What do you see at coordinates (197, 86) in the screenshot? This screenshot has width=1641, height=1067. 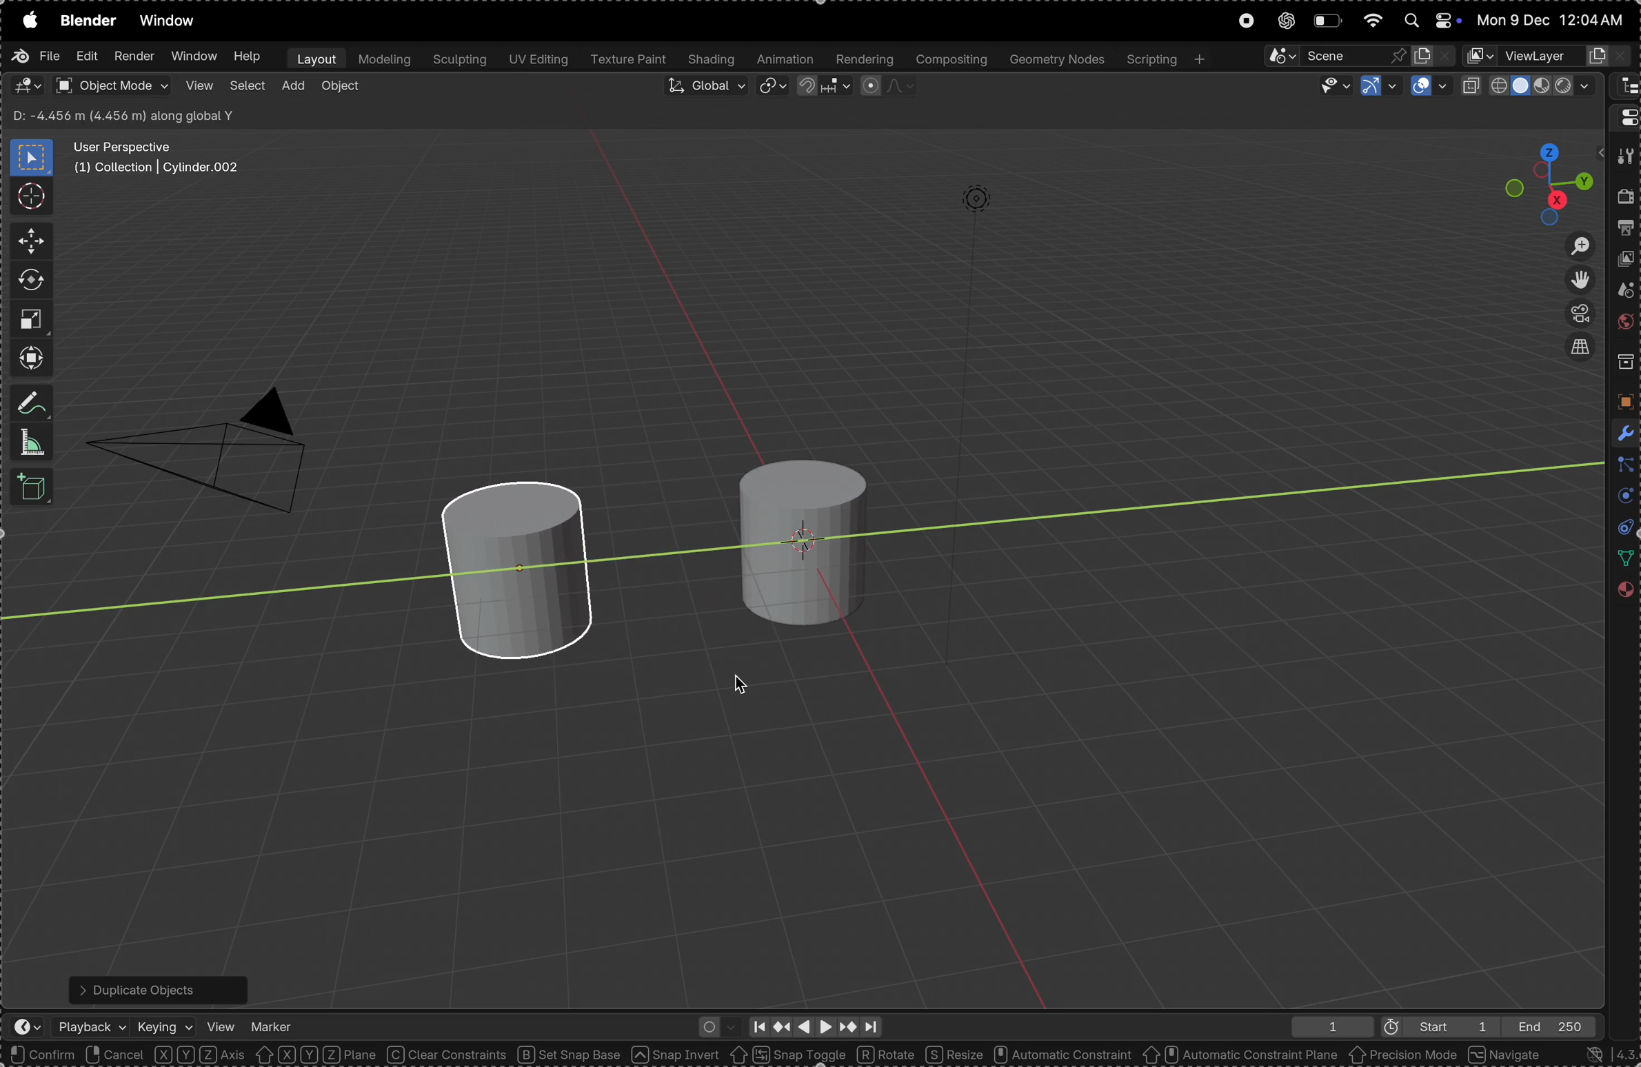 I see `view` at bounding box center [197, 86].